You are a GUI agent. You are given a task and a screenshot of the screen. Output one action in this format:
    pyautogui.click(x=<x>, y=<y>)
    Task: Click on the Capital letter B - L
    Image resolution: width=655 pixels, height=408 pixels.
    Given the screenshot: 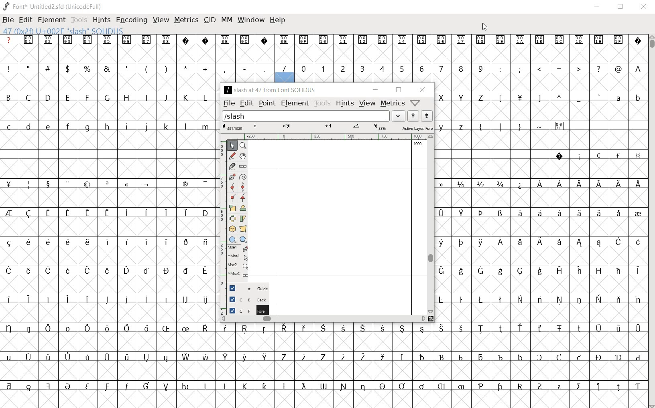 What is the action you would take?
    pyautogui.click(x=106, y=98)
    